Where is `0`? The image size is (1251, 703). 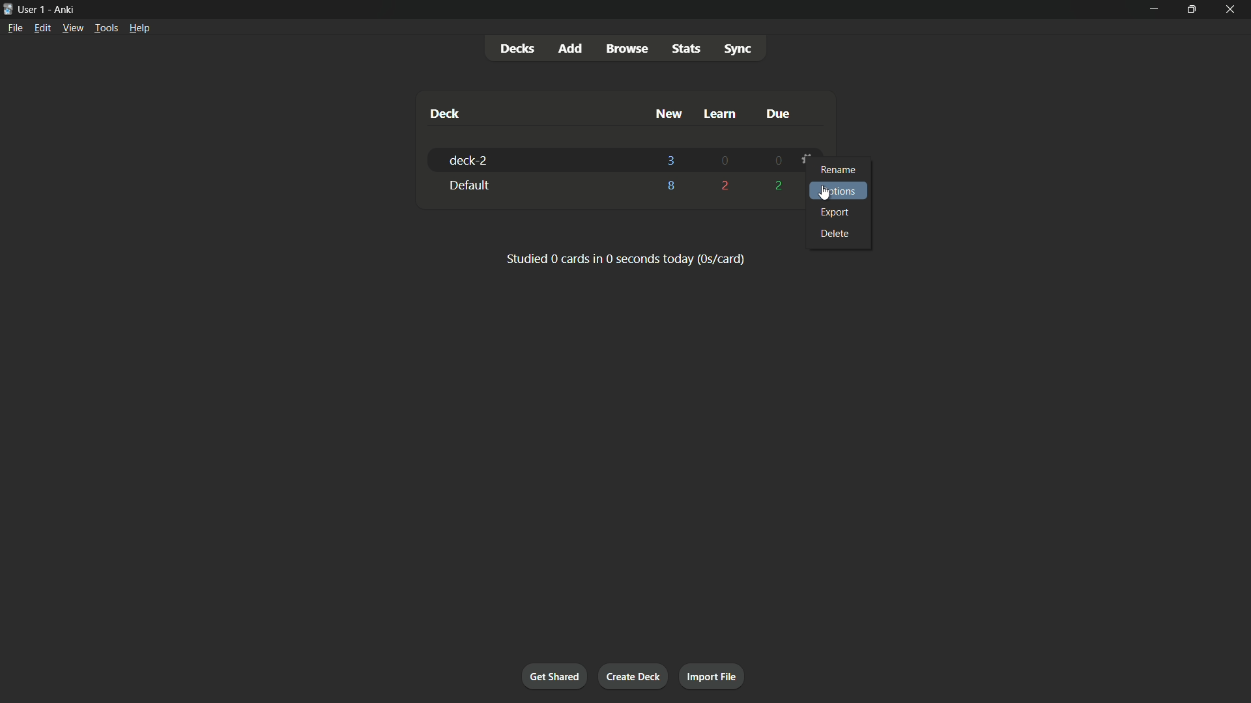 0 is located at coordinates (725, 161).